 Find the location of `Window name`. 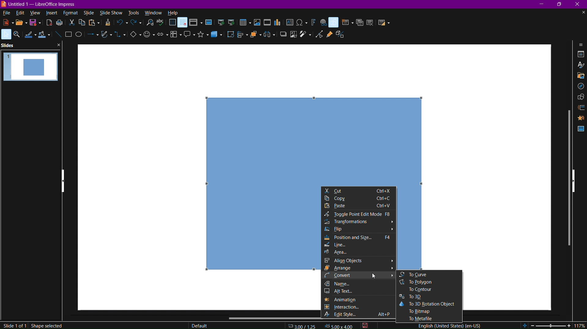

Window name is located at coordinates (39, 5).